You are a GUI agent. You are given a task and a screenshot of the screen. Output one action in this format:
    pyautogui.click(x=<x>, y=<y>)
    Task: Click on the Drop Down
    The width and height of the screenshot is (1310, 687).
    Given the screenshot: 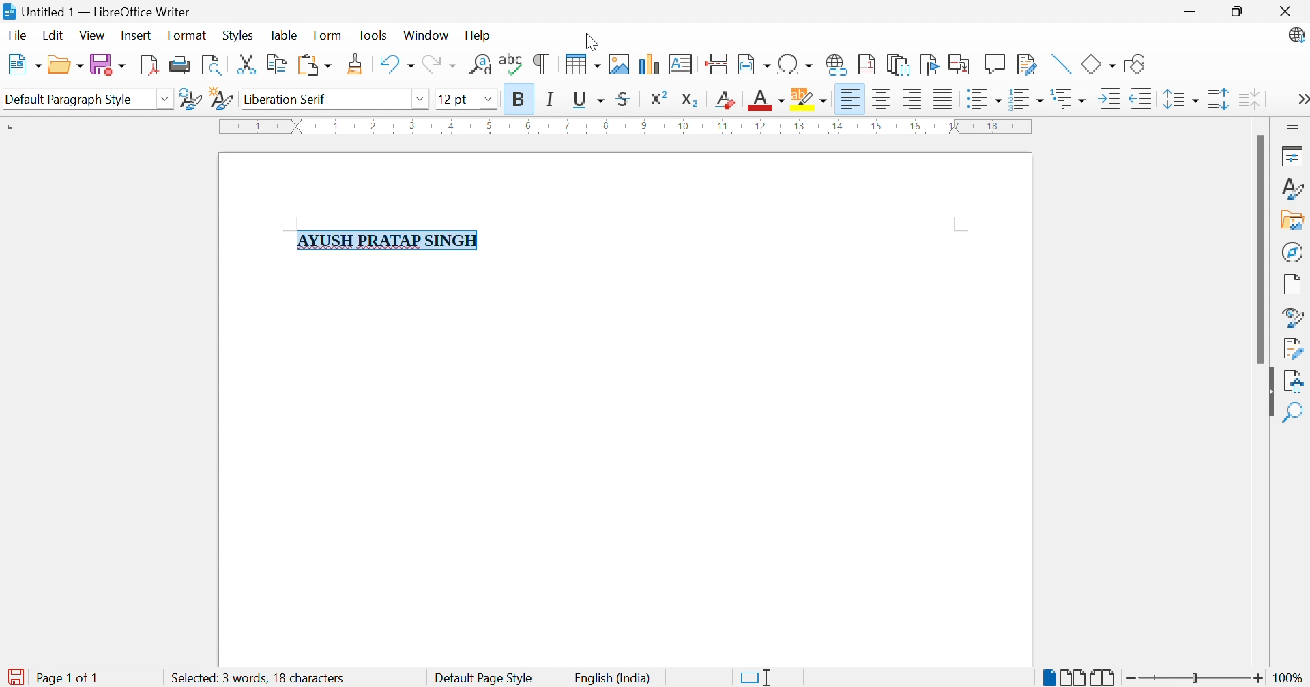 What is the action you would take?
    pyautogui.click(x=488, y=99)
    